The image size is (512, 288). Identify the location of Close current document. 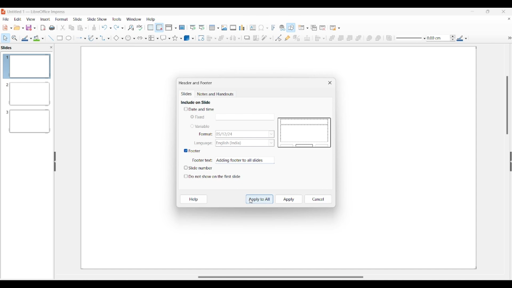
(509, 19).